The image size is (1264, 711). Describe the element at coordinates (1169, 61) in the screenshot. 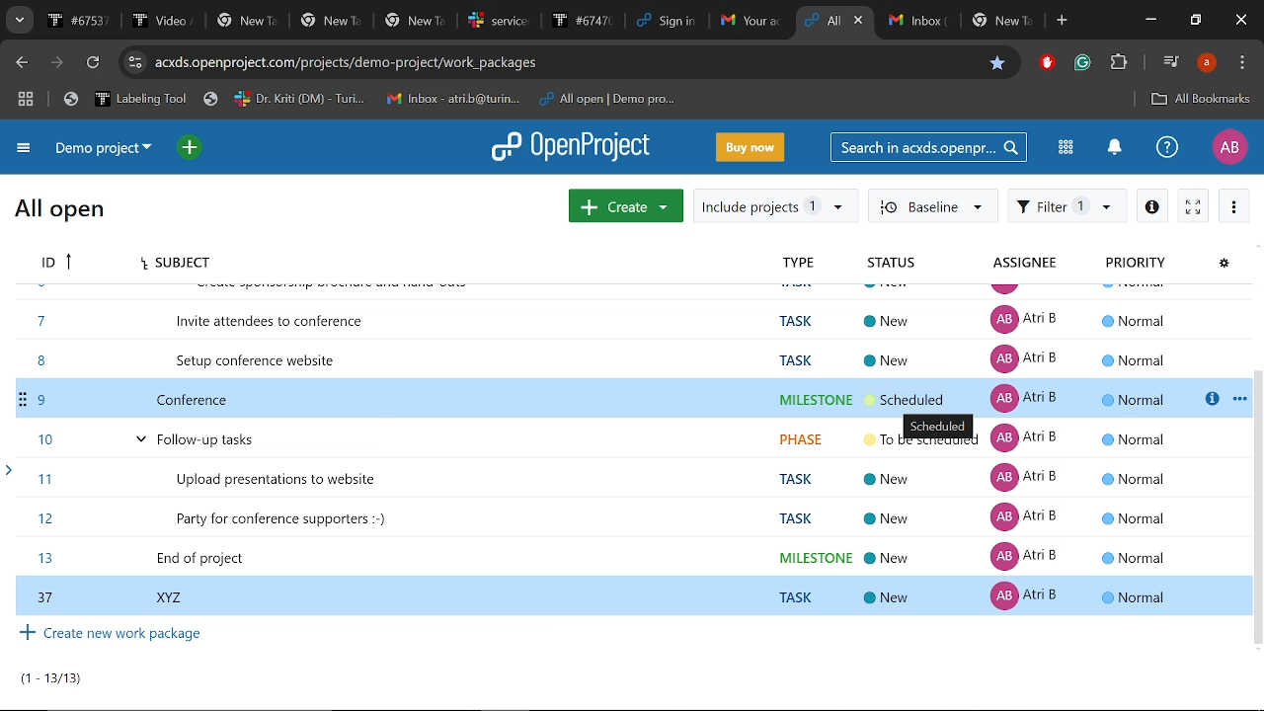

I see `Control your musci videos and more` at that location.